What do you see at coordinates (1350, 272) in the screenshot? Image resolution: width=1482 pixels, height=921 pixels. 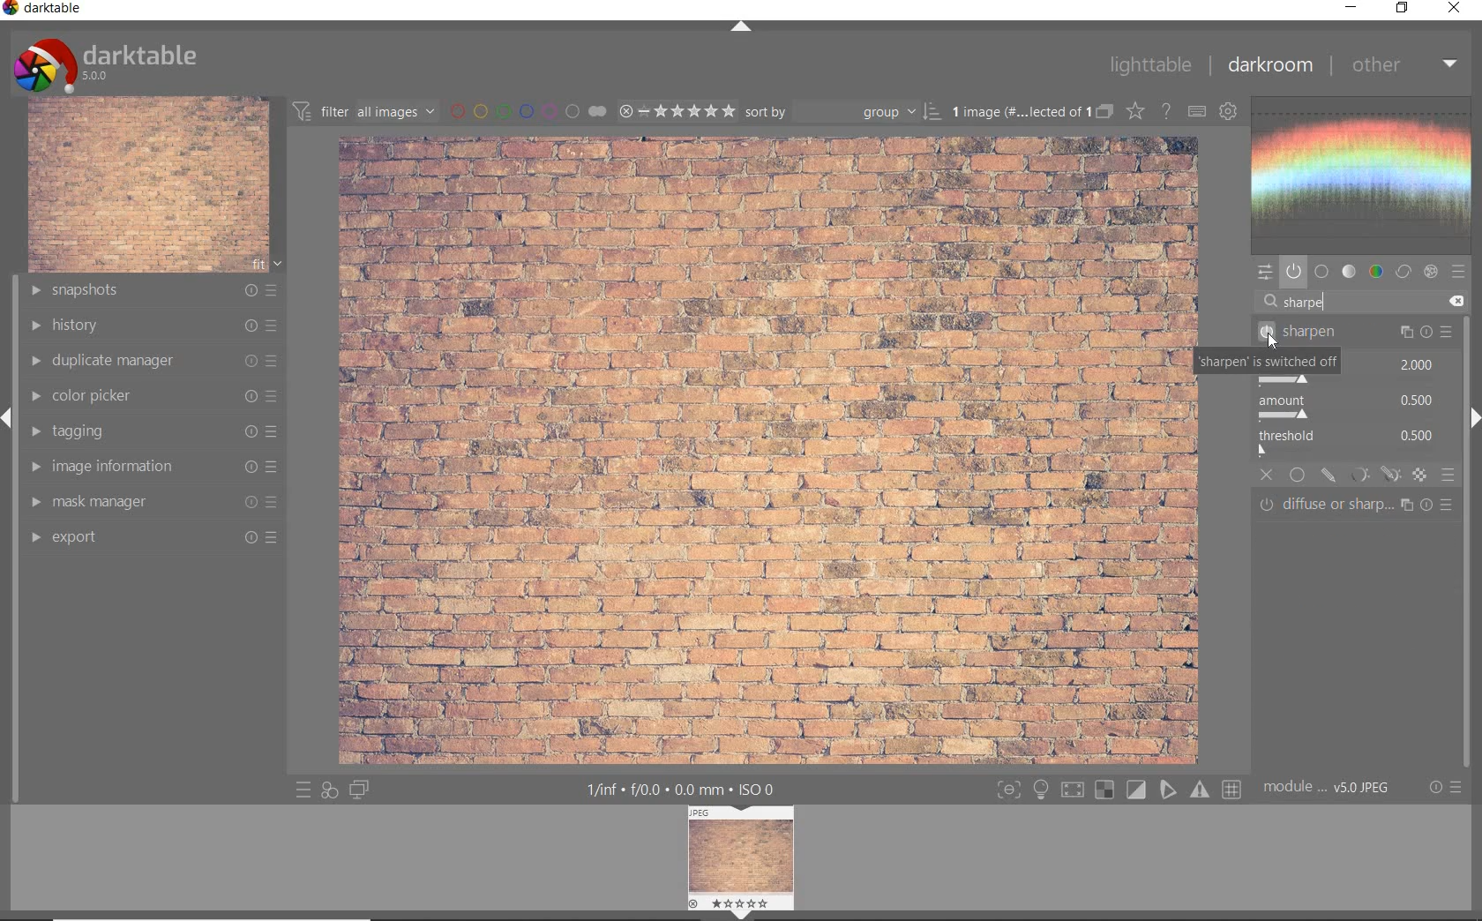 I see `tone ` at bounding box center [1350, 272].